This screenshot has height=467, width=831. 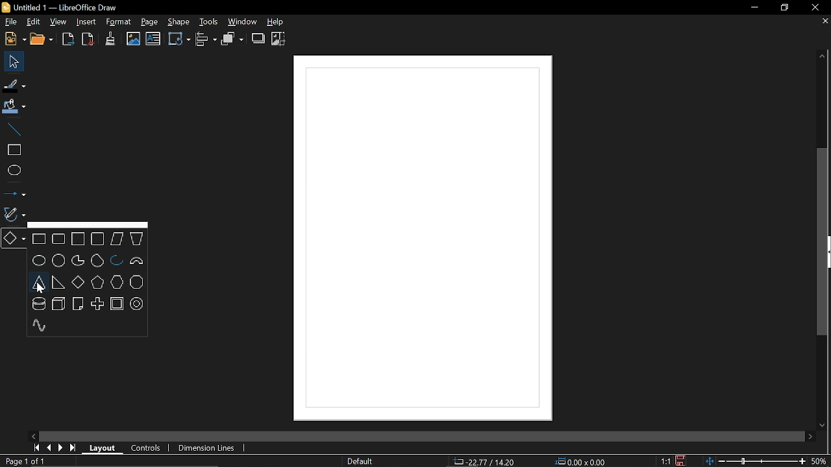 I want to click on Current window, so click(x=65, y=6).